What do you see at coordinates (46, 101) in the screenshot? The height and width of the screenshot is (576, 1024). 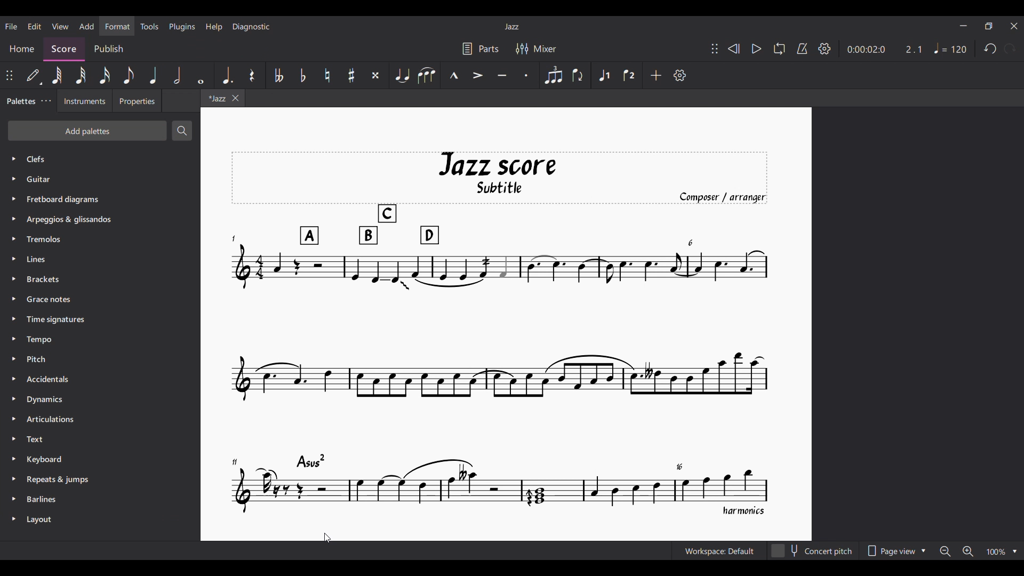 I see `Palette settings` at bounding box center [46, 101].